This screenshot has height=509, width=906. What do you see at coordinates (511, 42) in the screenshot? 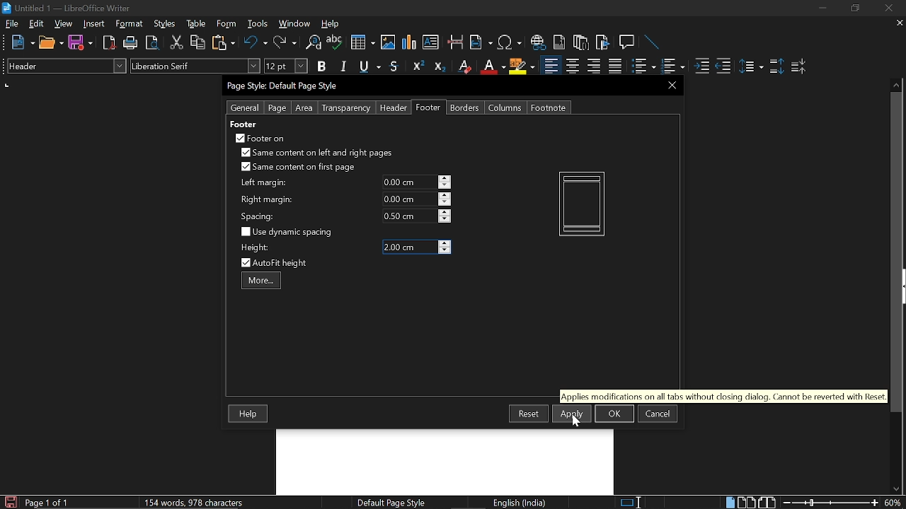
I see `Insert symbol` at bounding box center [511, 42].